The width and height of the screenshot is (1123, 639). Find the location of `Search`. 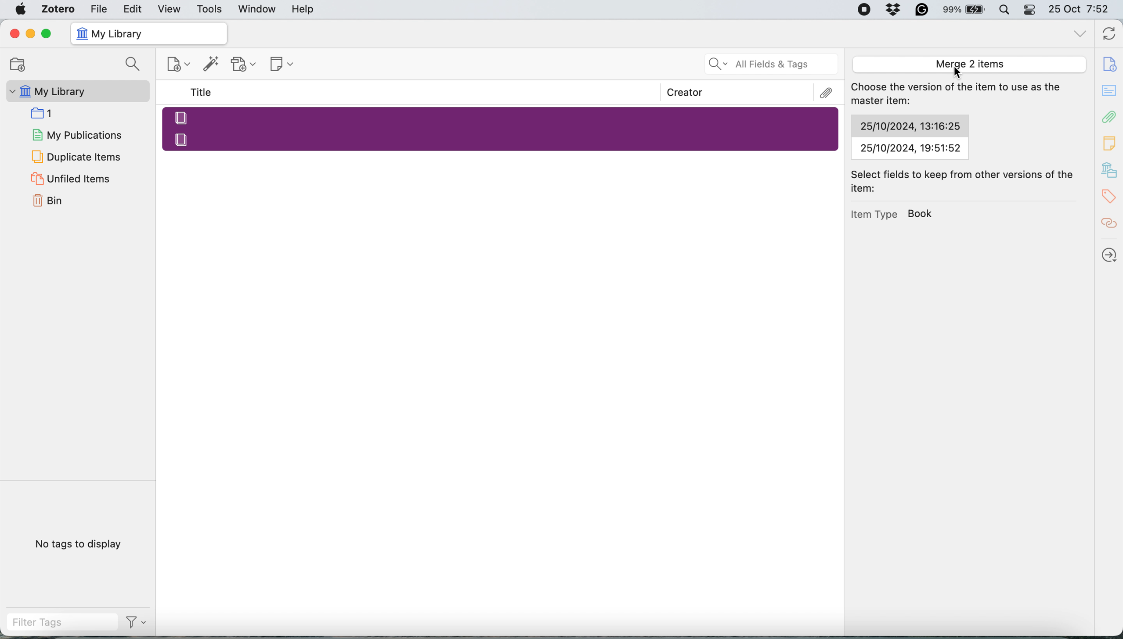

Search is located at coordinates (135, 65).